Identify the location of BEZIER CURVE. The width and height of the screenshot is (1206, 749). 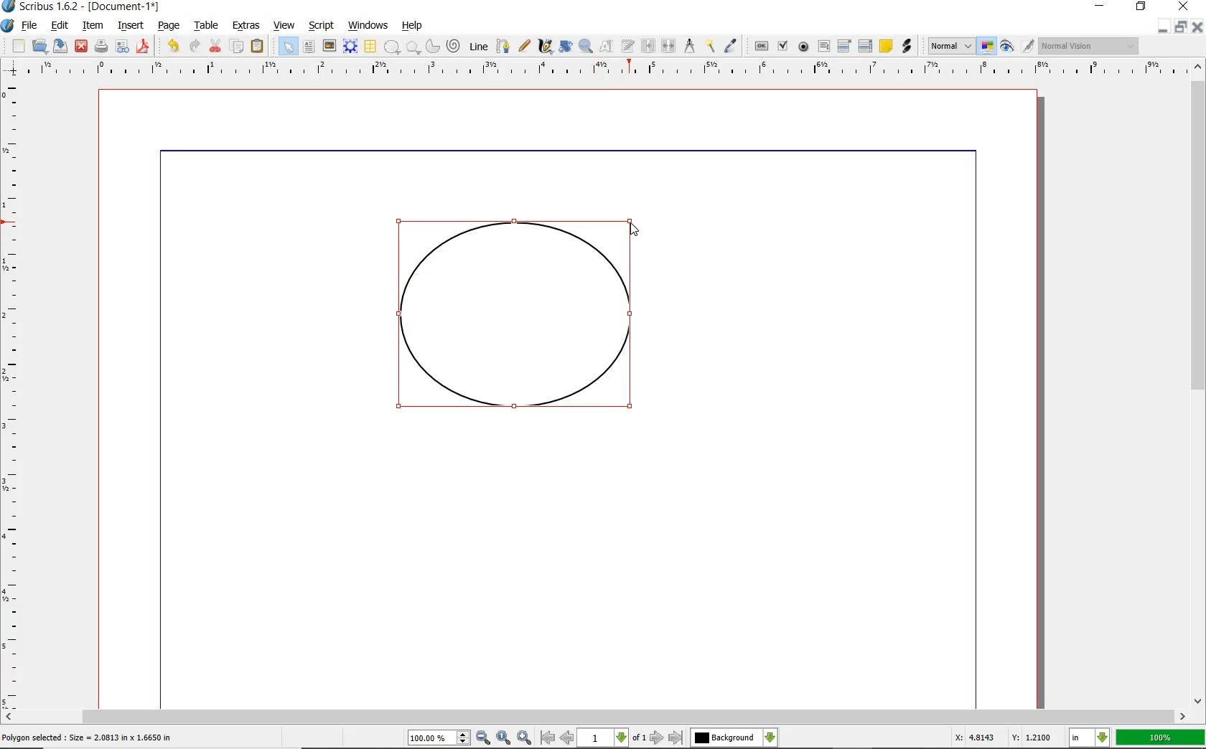
(503, 46).